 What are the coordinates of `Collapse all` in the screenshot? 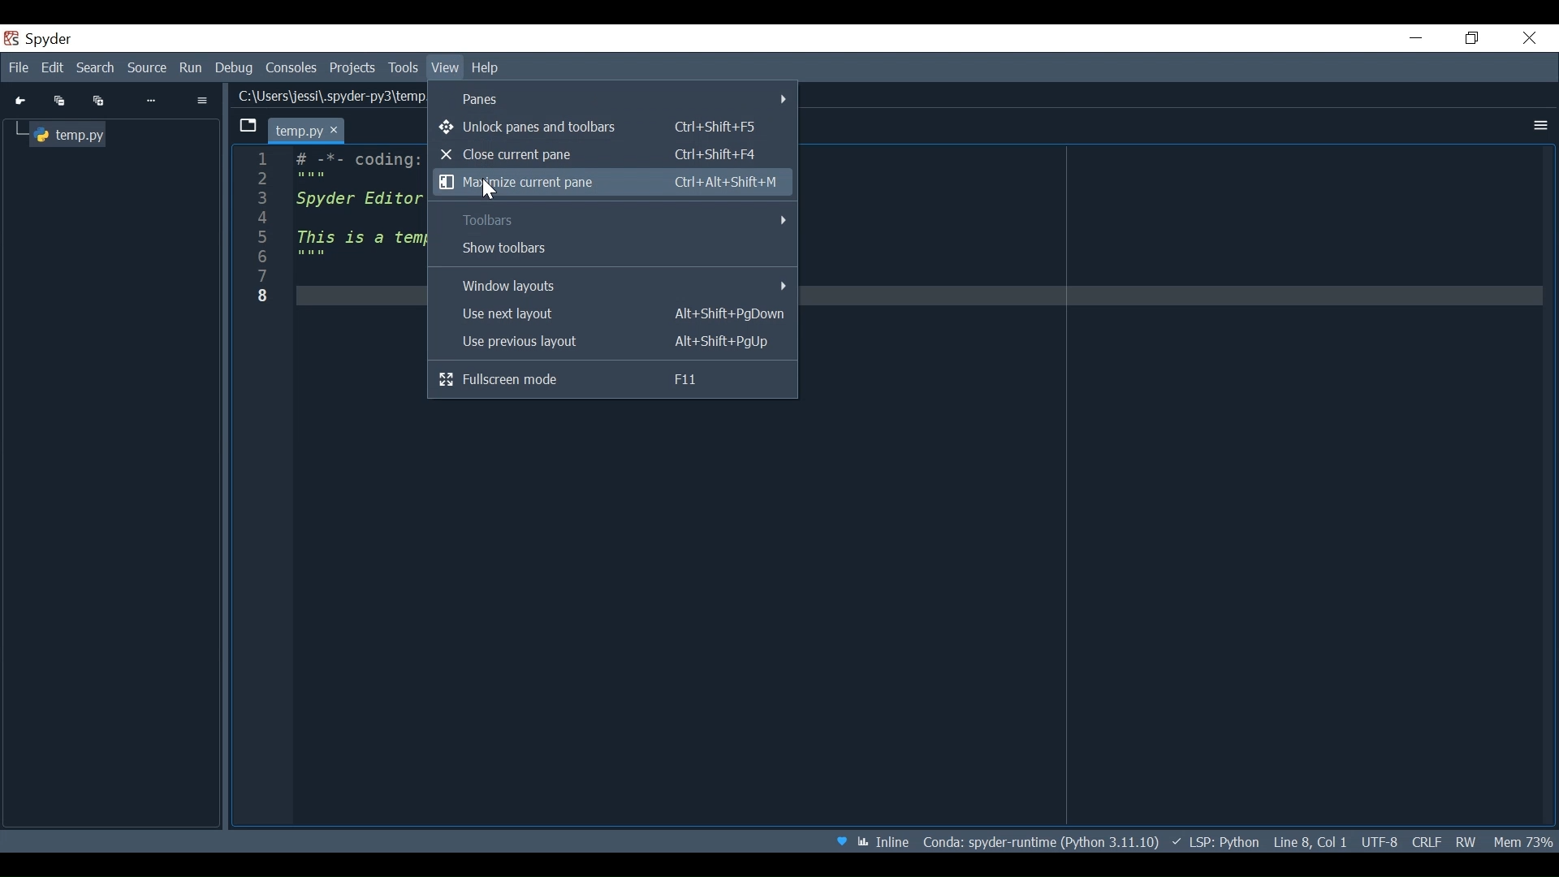 It's located at (56, 100).